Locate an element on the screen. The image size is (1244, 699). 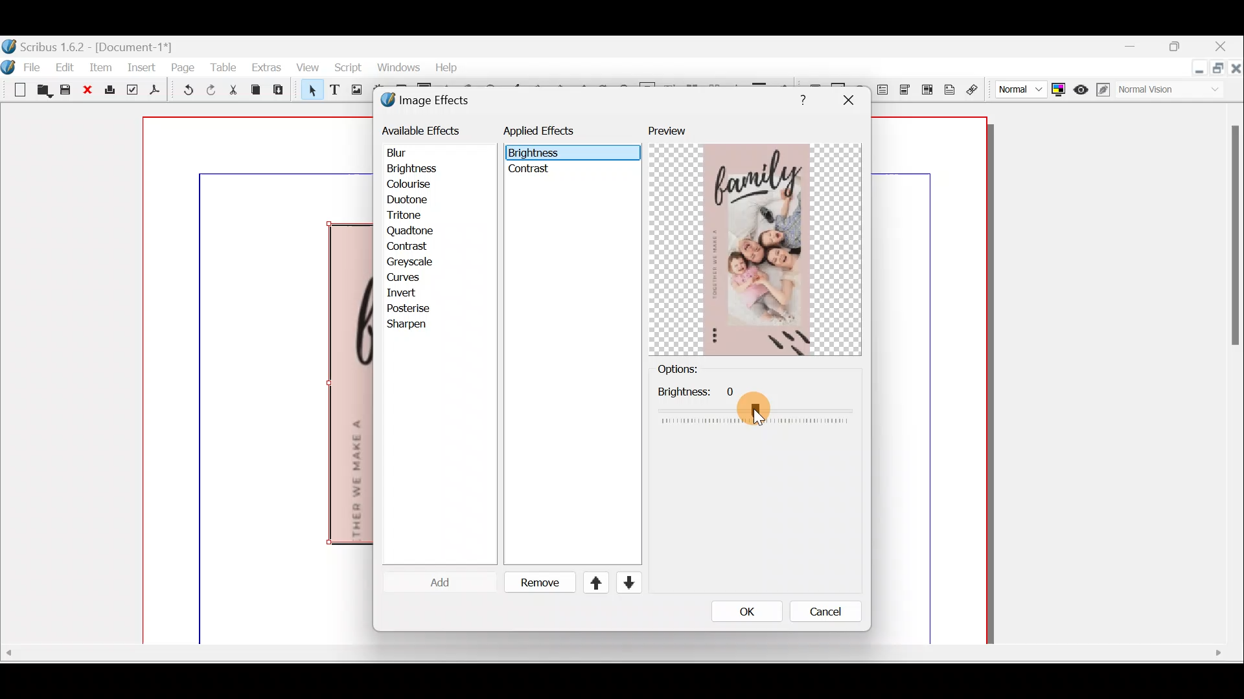
cursor is located at coordinates (759, 409).